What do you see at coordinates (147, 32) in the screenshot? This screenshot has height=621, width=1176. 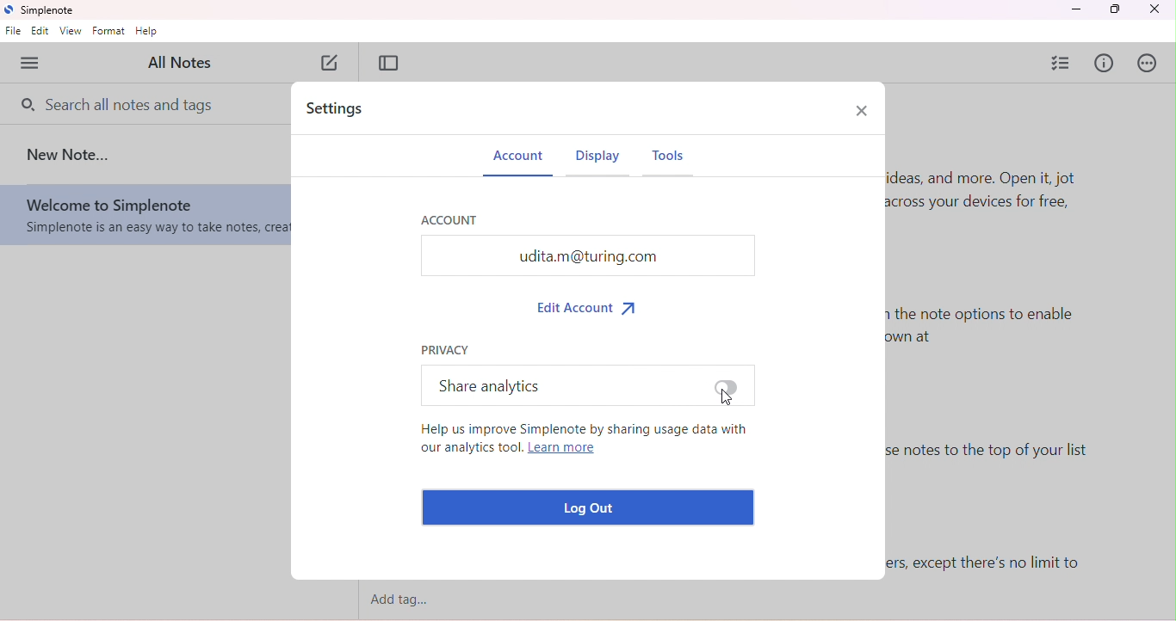 I see `help` at bounding box center [147, 32].